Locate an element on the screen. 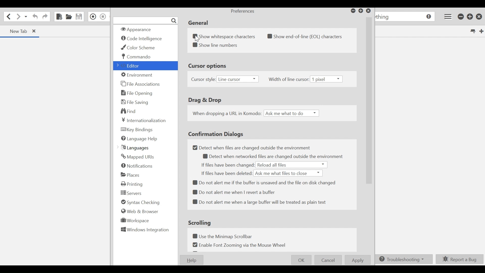  (un)select Show whitespace characters is located at coordinates (228, 36).